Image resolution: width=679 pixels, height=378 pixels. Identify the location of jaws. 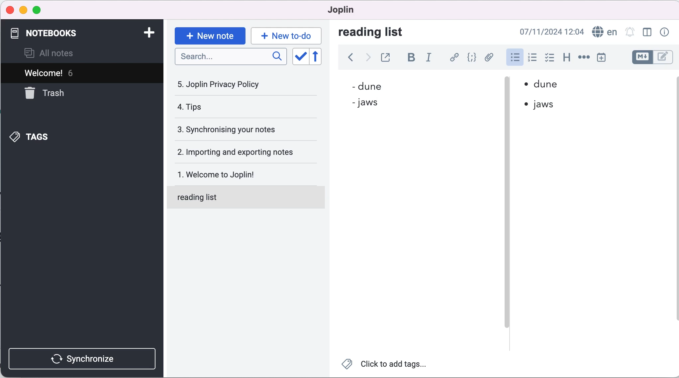
(548, 105).